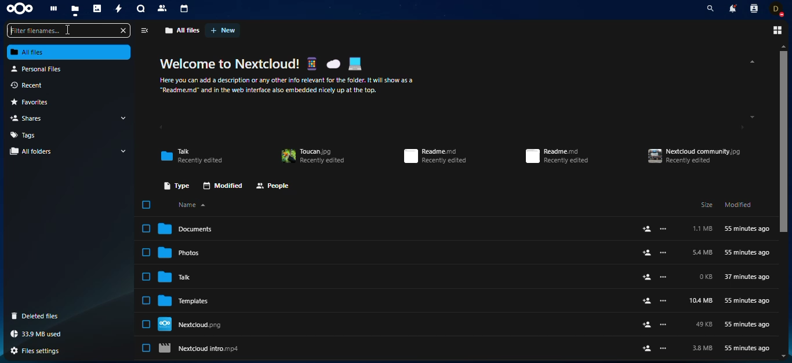  What do you see at coordinates (194, 205) in the screenshot?
I see `name` at bounding box center [194, 205].